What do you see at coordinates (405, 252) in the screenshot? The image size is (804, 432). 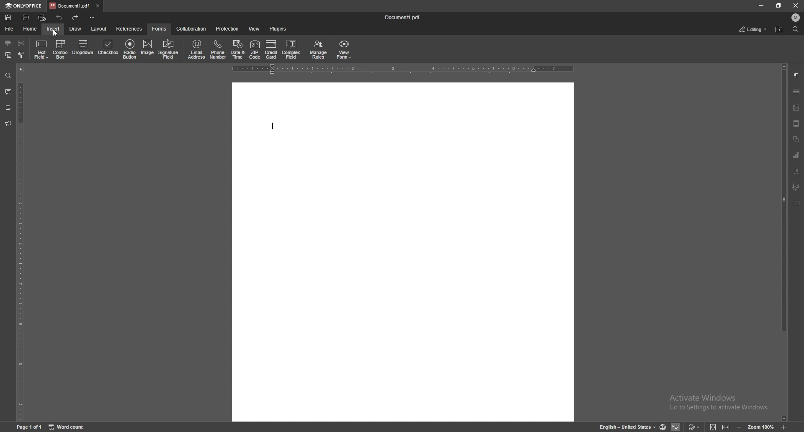 I see `document ` at bounding box center [405, 252].